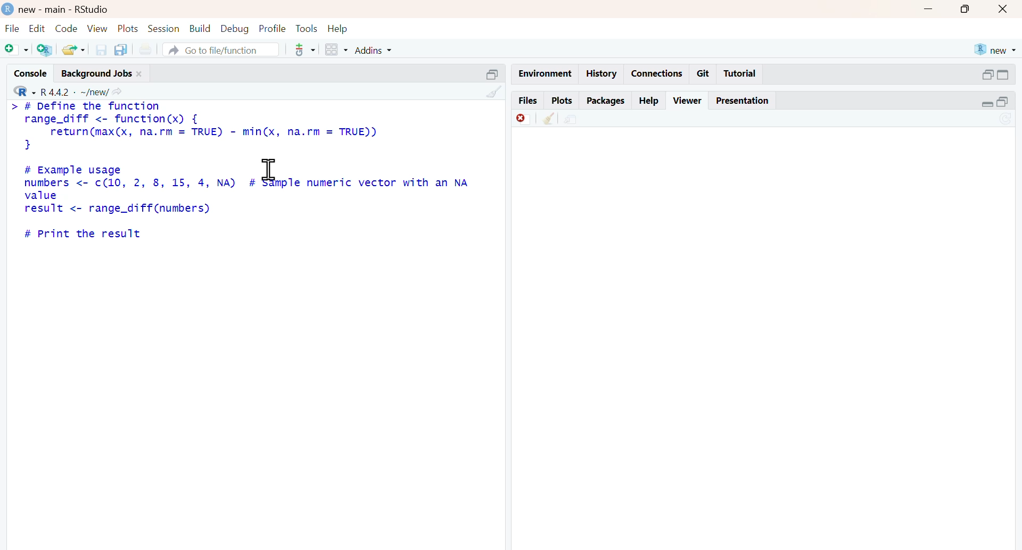  What do you see at coordinates (337, 29) in the screenshot?
I see `help` at bounding box center [337, 29].